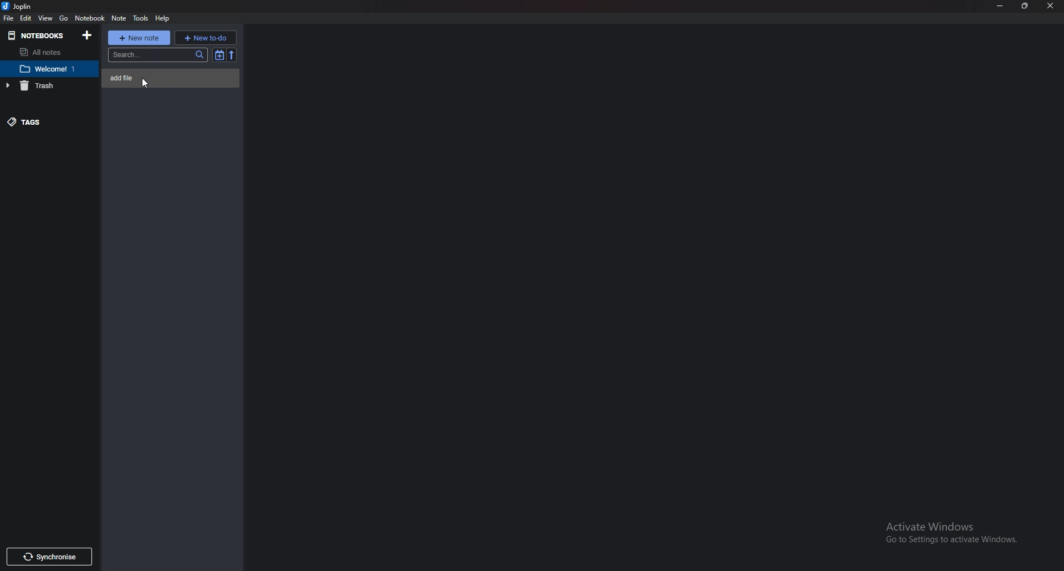 The width and height of the screenshot is (1064, 571). Describe the element at coordinates (63, 17) in the screenshot. I see `go` at that location.